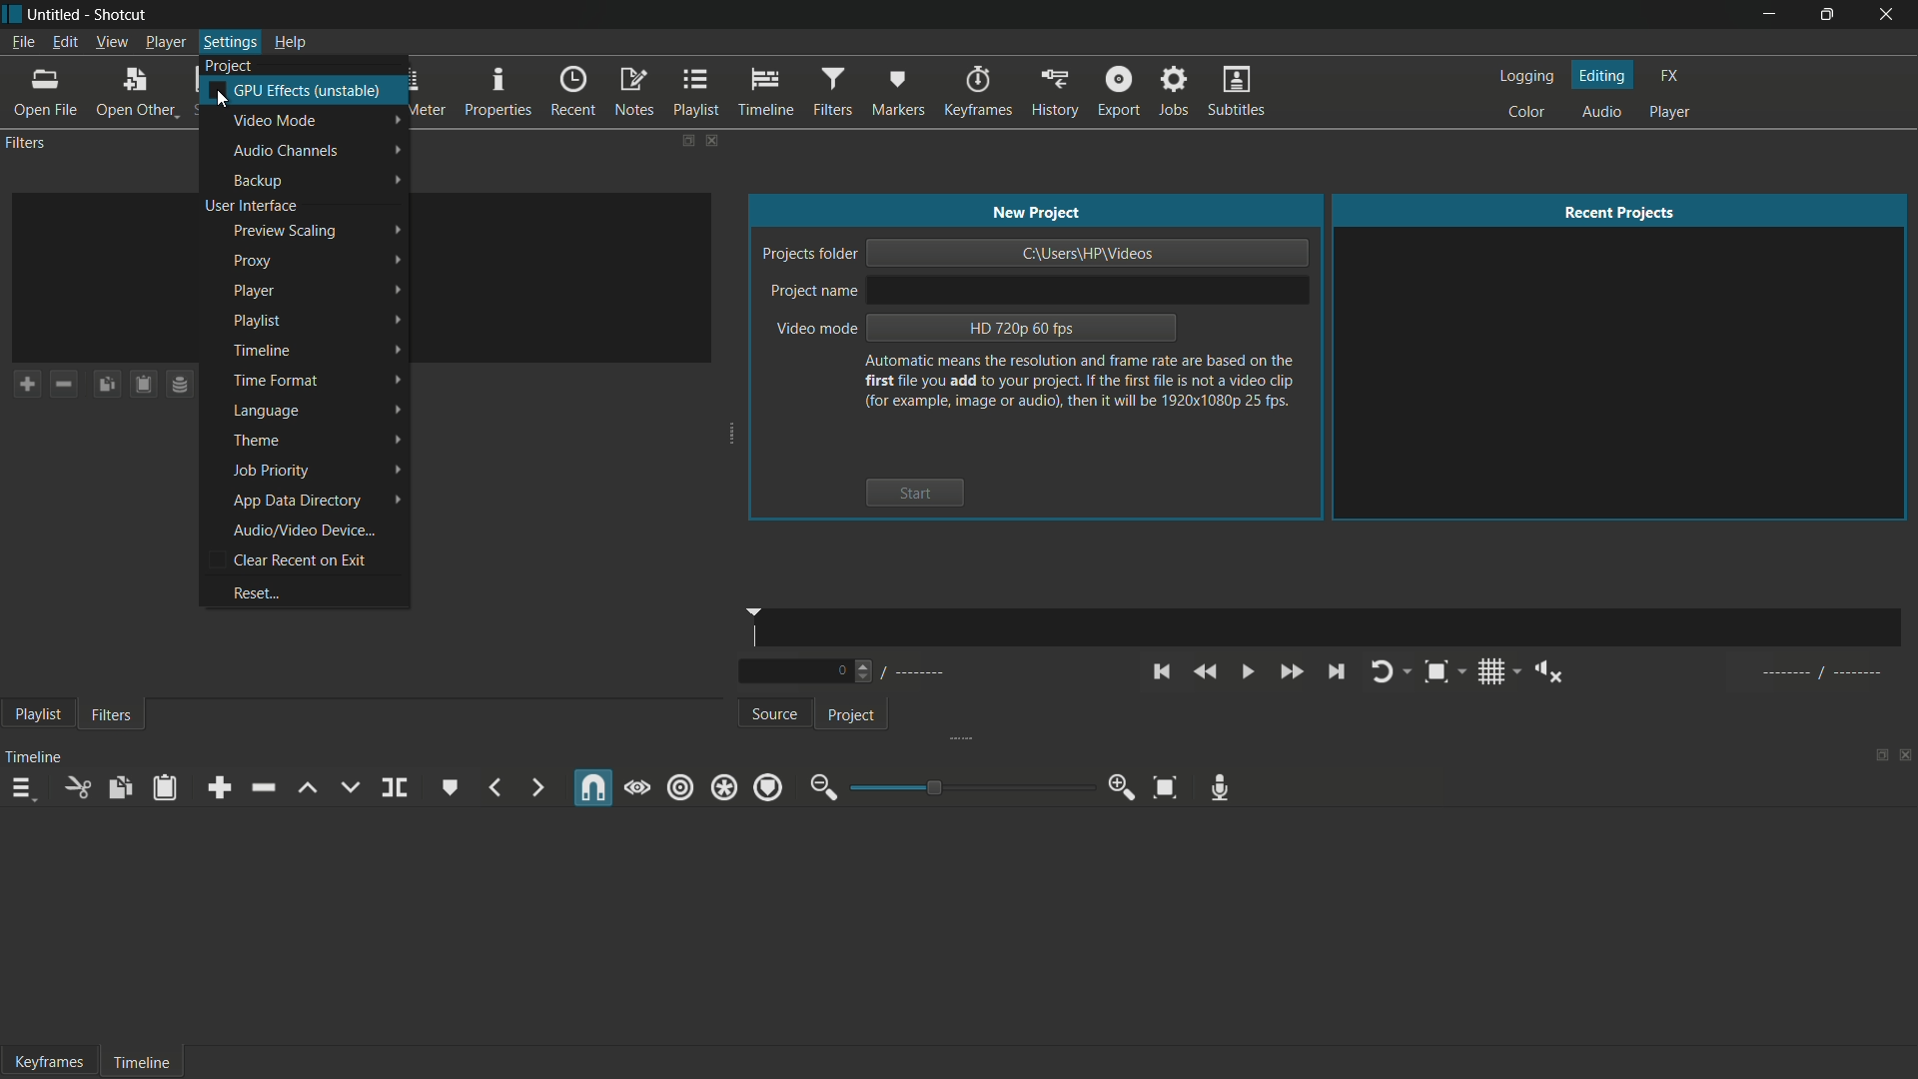 The image size is (1918, 1079). I want to click on next marker, so click(534, 787).